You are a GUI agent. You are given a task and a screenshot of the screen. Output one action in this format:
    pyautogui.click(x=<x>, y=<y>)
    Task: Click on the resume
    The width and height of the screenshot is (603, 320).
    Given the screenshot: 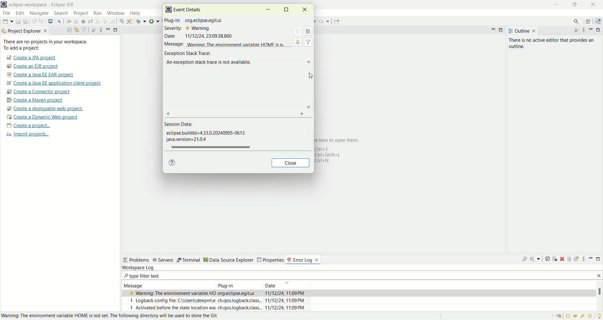 What is the action you would take?
    pyautogui.click(x=69, y=21)
    